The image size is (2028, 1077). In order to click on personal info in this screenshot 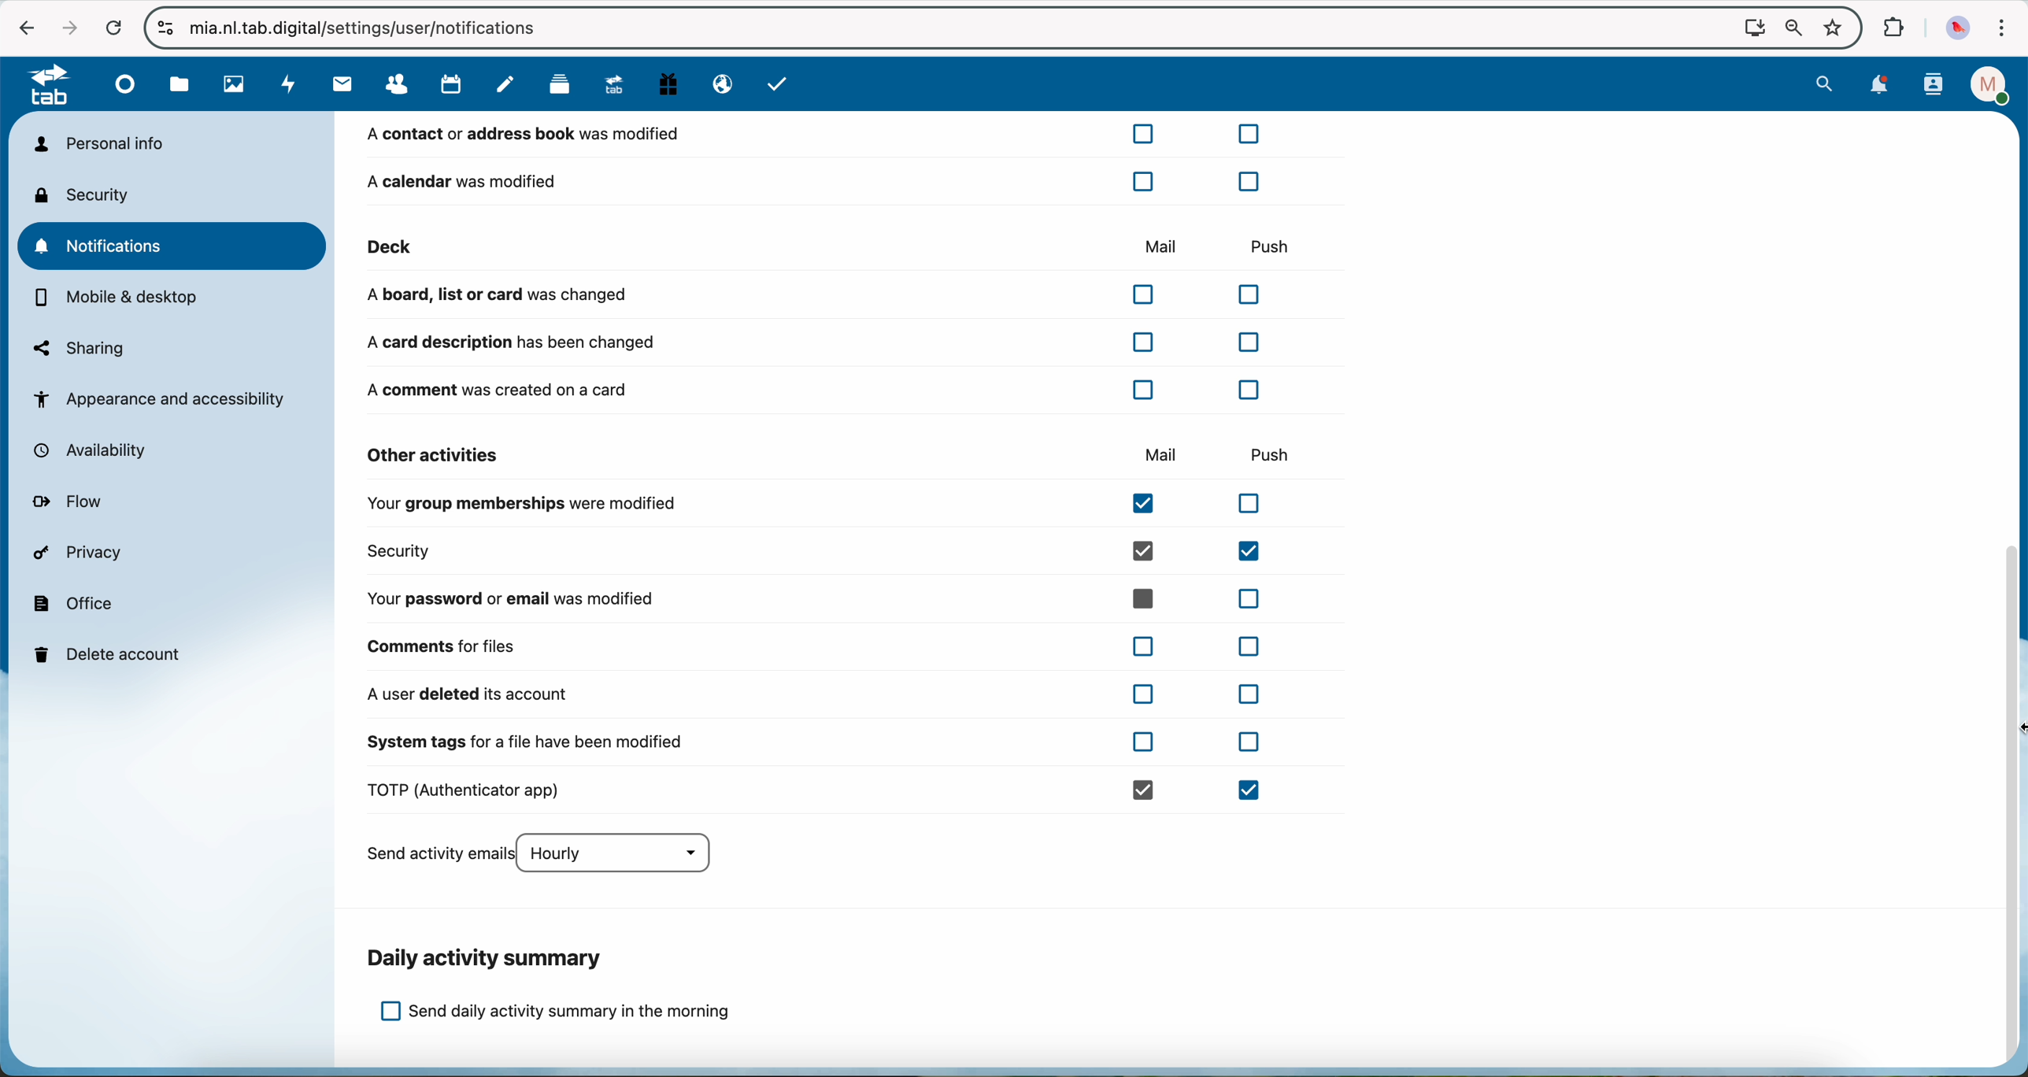, I will do `click(98, 143)`.